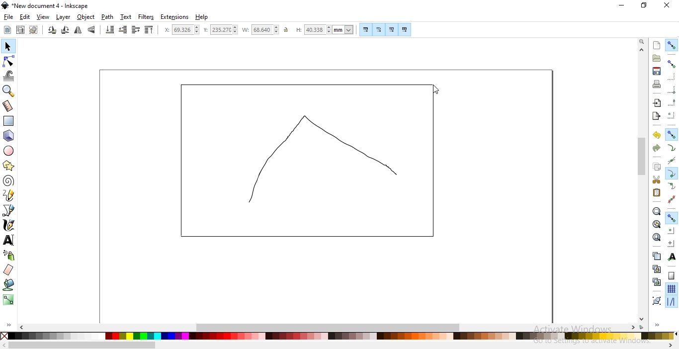 The image size is (679, 349). Describe the element at coordinates (671, 134) in the screenshot. I see `snap nodes, paths and handles` at that location.